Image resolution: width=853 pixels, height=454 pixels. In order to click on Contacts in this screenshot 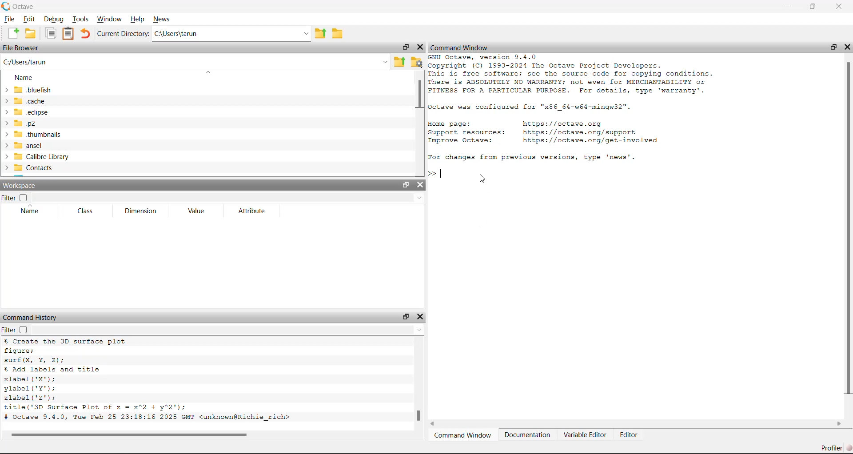, I will do `click(28, 168)`.